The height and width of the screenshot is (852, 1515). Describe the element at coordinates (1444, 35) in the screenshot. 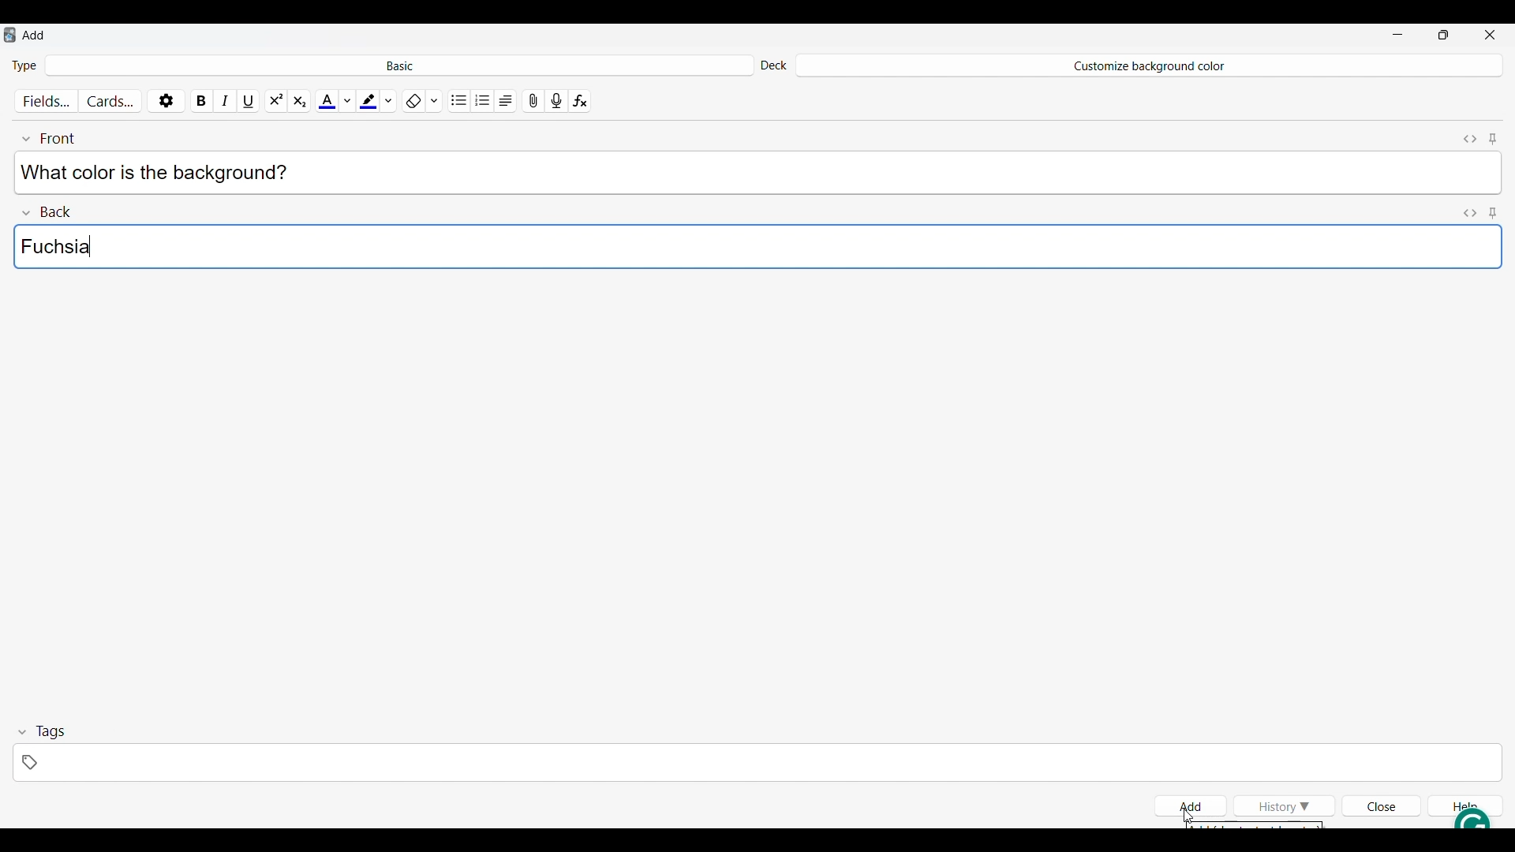

I see `Show interface in smaller tab` at that location.